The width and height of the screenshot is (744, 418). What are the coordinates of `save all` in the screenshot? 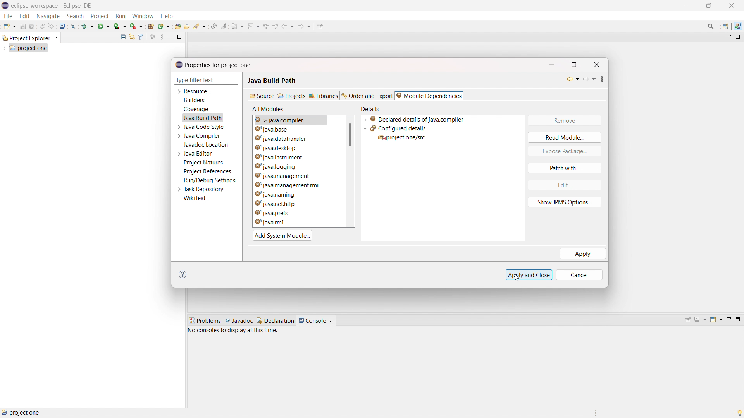 It's located at (32, 27).